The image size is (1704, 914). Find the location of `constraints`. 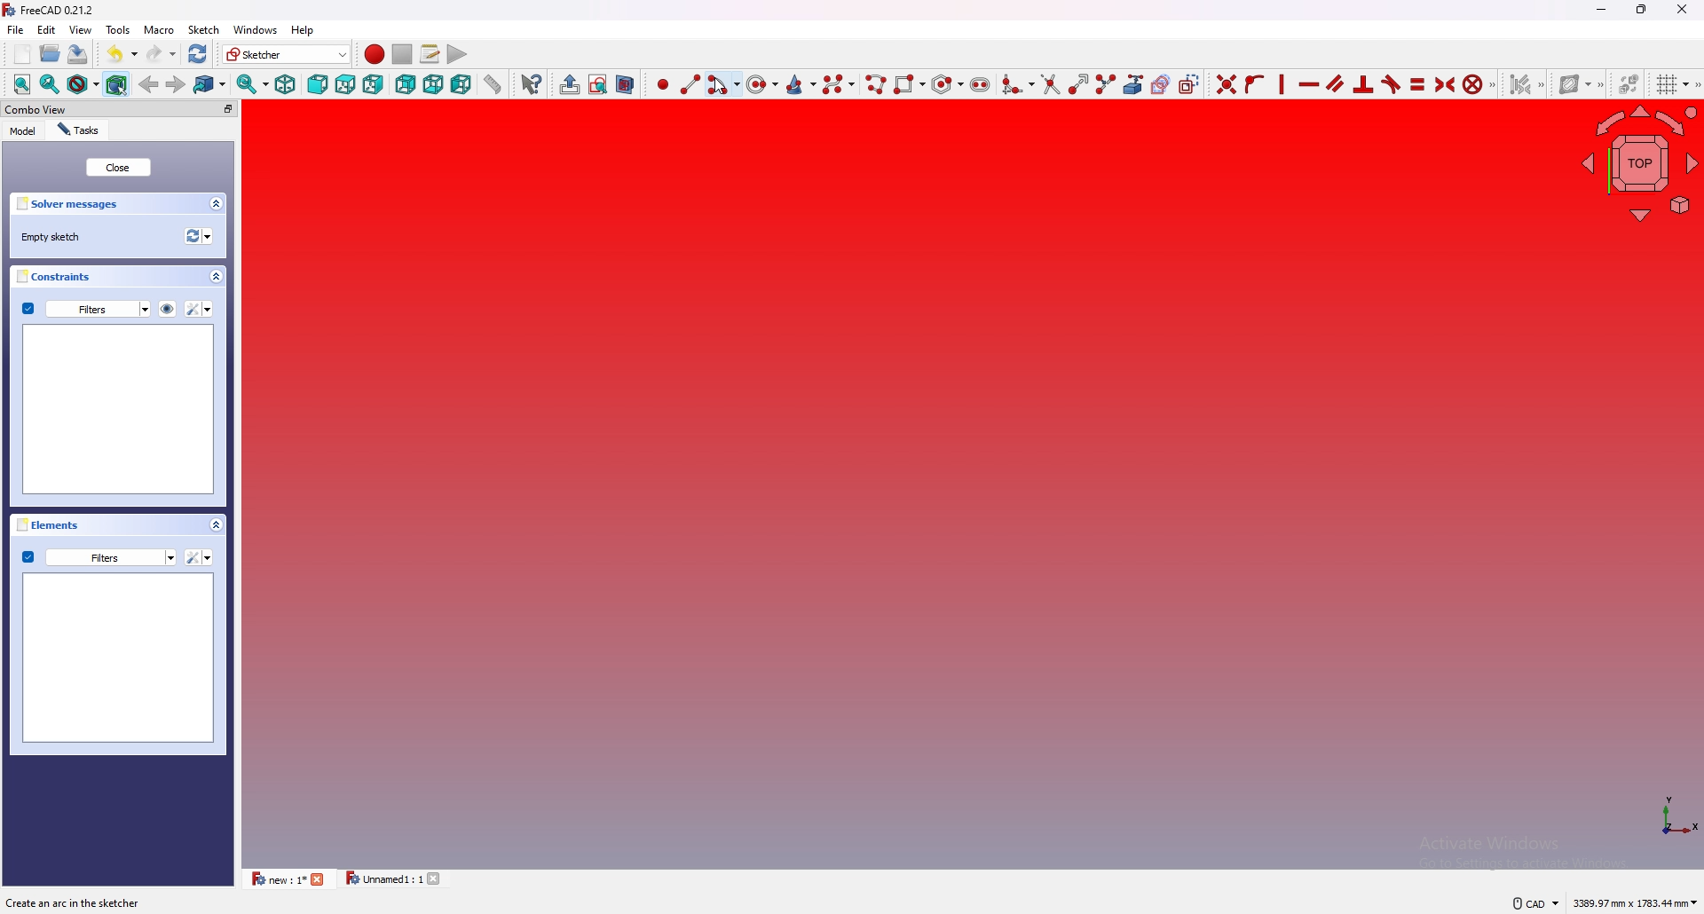

constraints is located at coordinates (60, 276).